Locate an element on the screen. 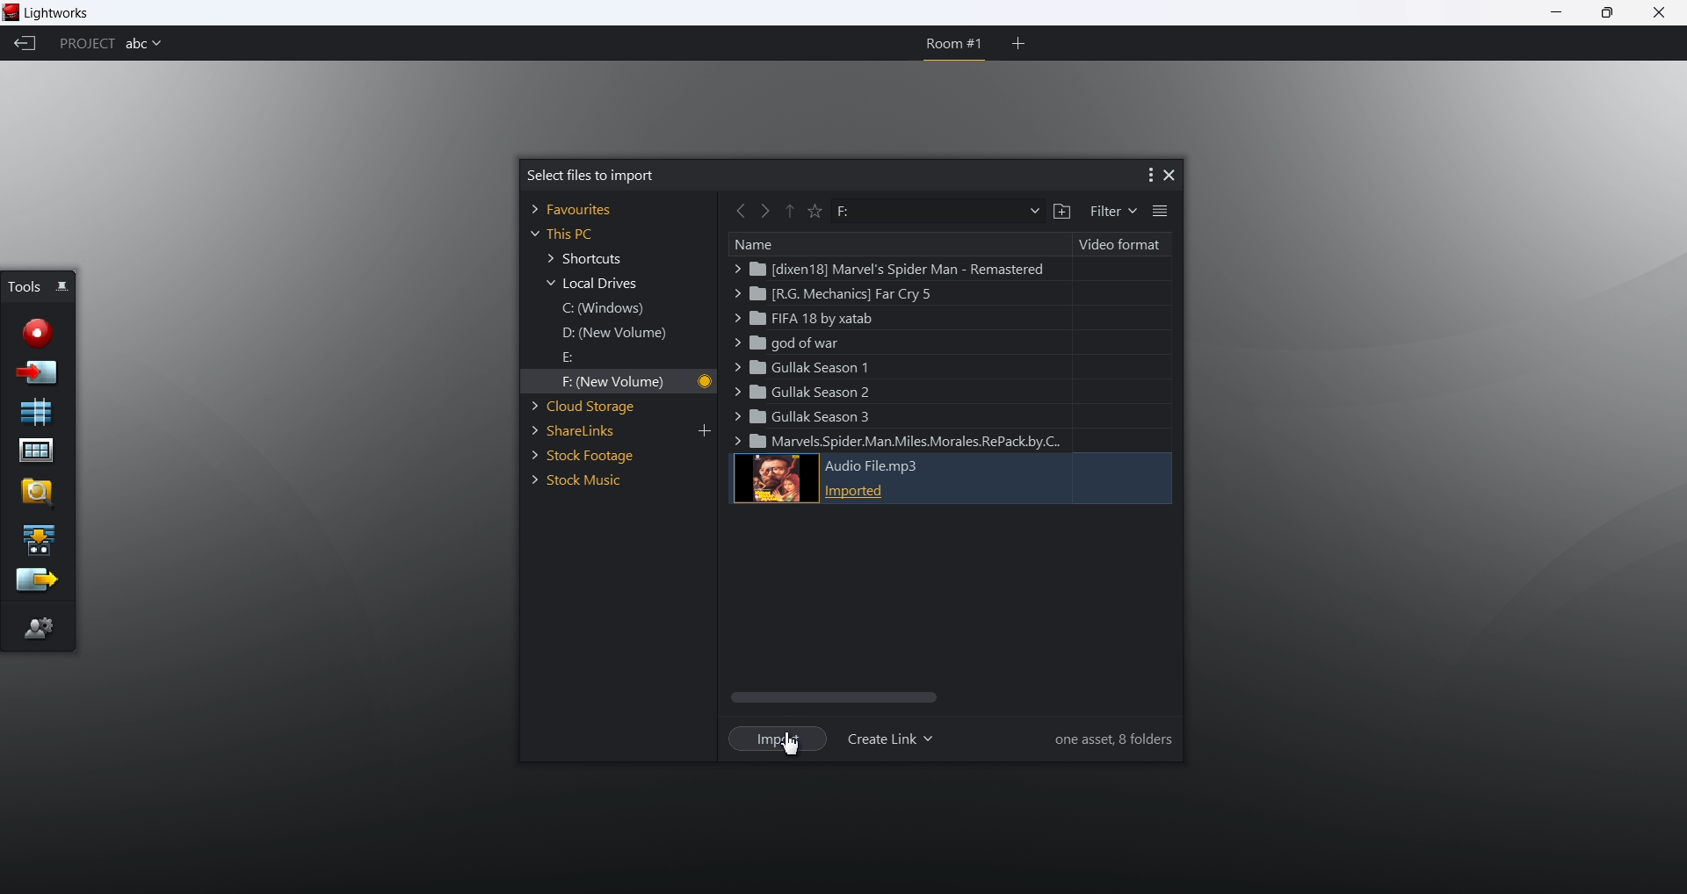 The image size is (1687, 894). project is located at coordinates (85, 44).